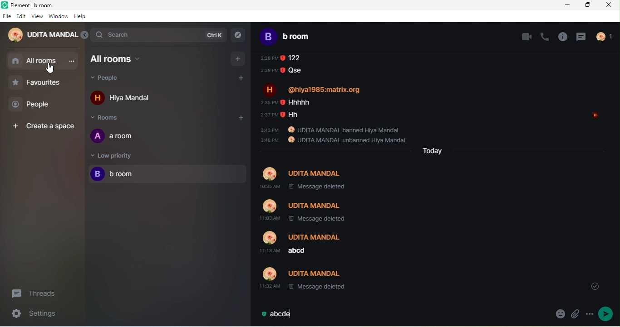 This screenshot has height=327, width=620. What do you see at coordinates (559, 314) in the screenshot?
I see `emoji` at bounding box center [559, 314].